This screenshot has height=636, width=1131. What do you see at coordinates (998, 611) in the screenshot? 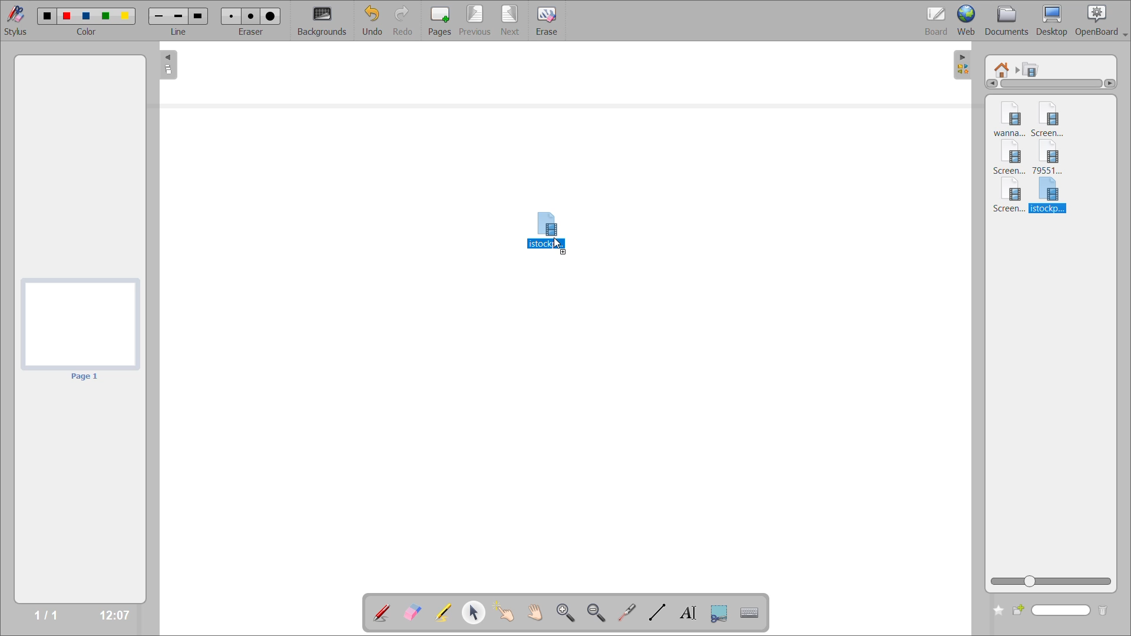
I see `create new folder` at bounding box center [998, 611].